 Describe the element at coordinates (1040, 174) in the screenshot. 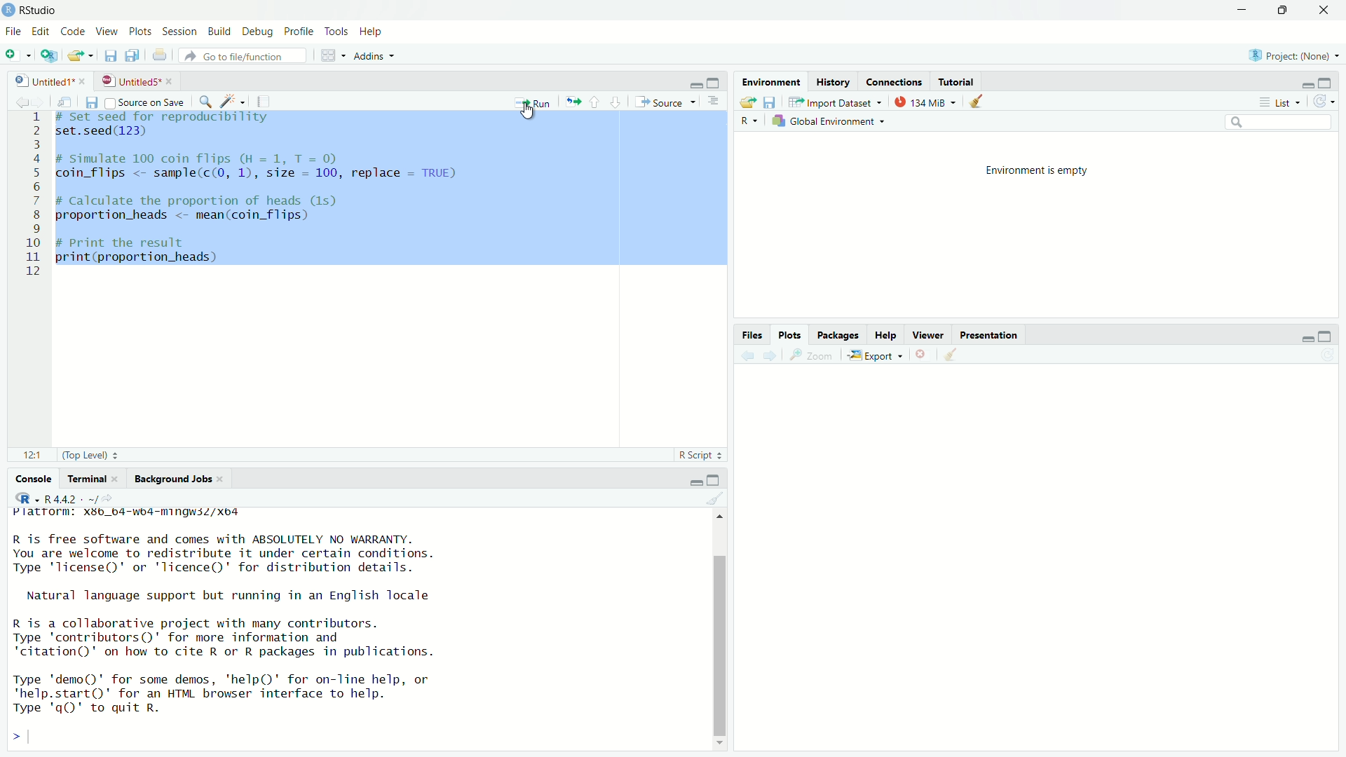

I see `environment is empty` at that location.